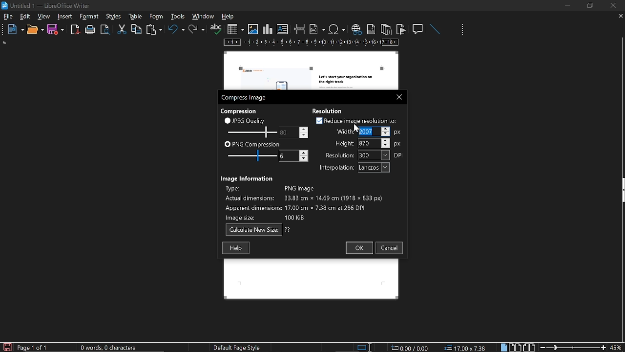 Image resolution: width=625 pixels, height=352 pixels. What do you see at coordinates (44, 16) in the screenshot?
I see `view` at bounding box center [44, 16].